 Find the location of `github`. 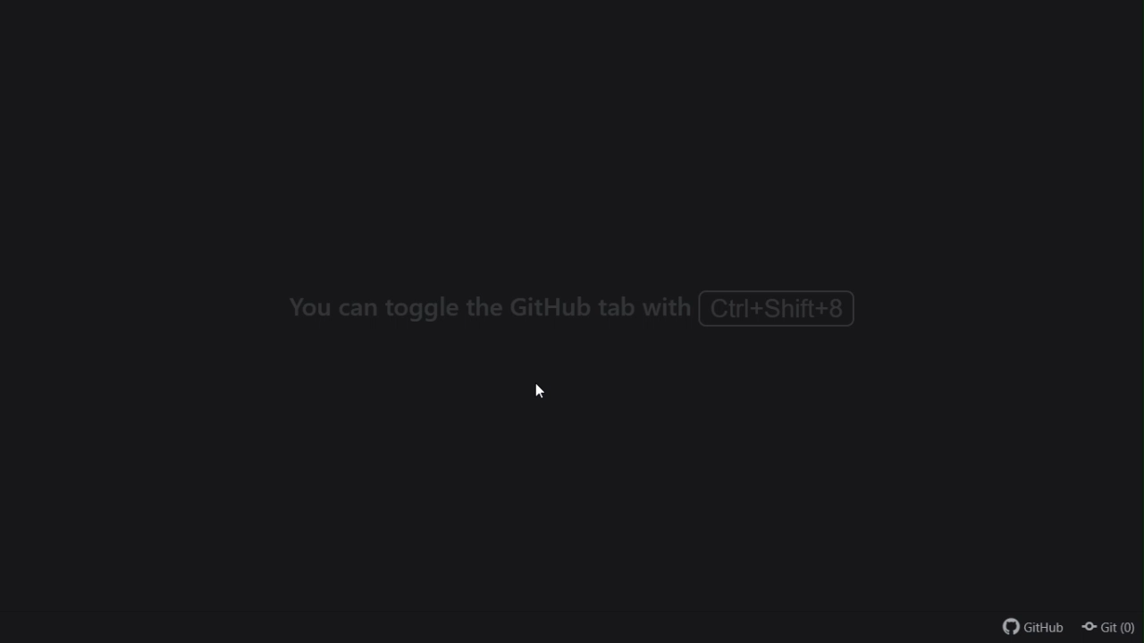

github is located at coordinates (1029, 626).